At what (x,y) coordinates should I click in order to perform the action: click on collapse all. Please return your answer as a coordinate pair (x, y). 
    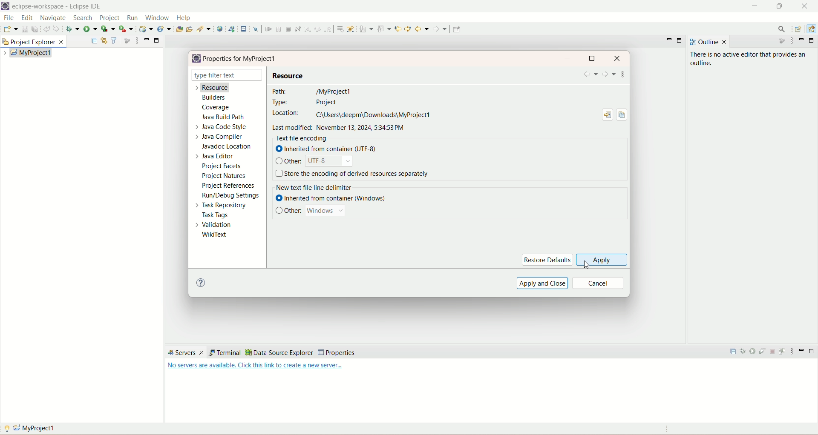
    Looking at the image, I should click on (733, 354).